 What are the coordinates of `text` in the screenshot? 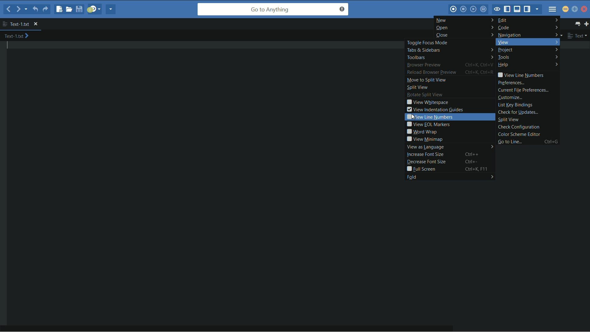 It's located at (577, 36).